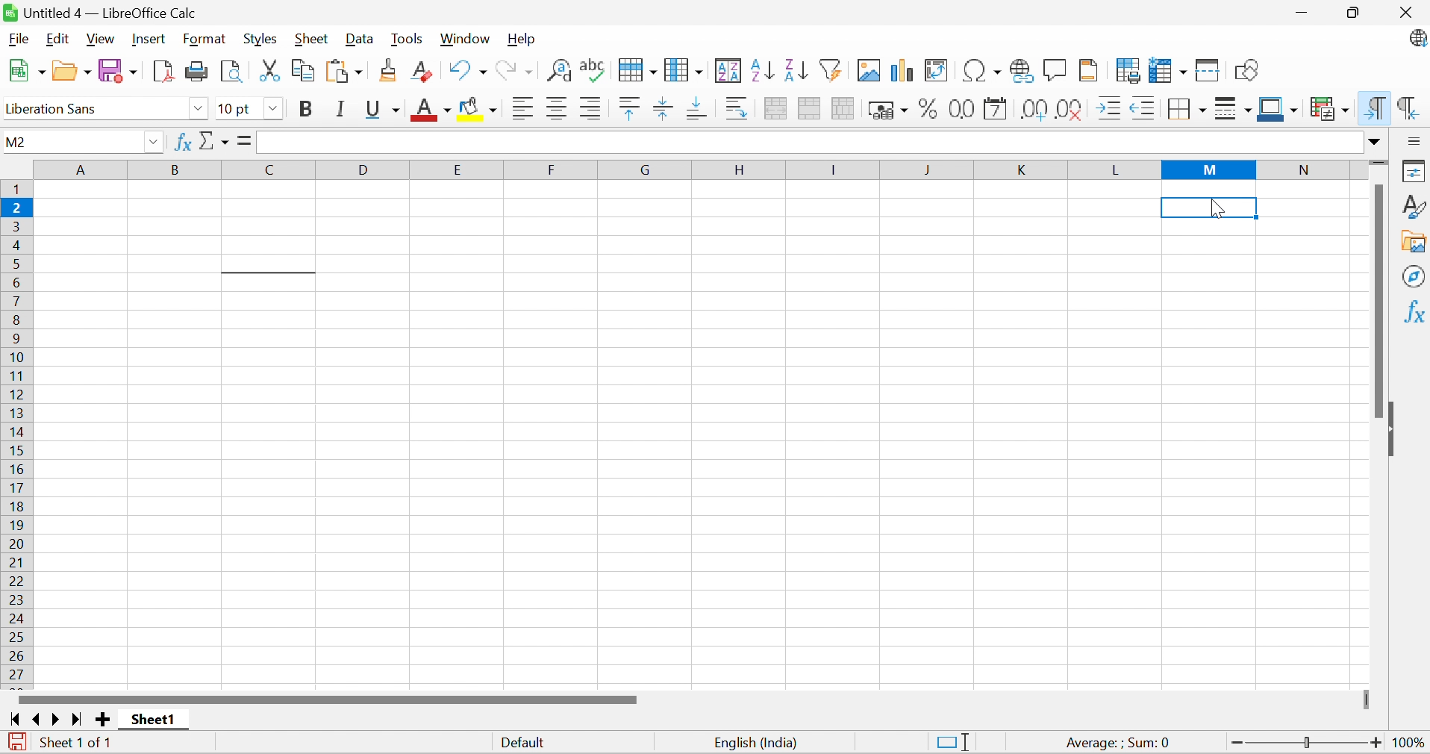 The image size is (1430, 754). I want to click on Insert chart, so click(903, 71).